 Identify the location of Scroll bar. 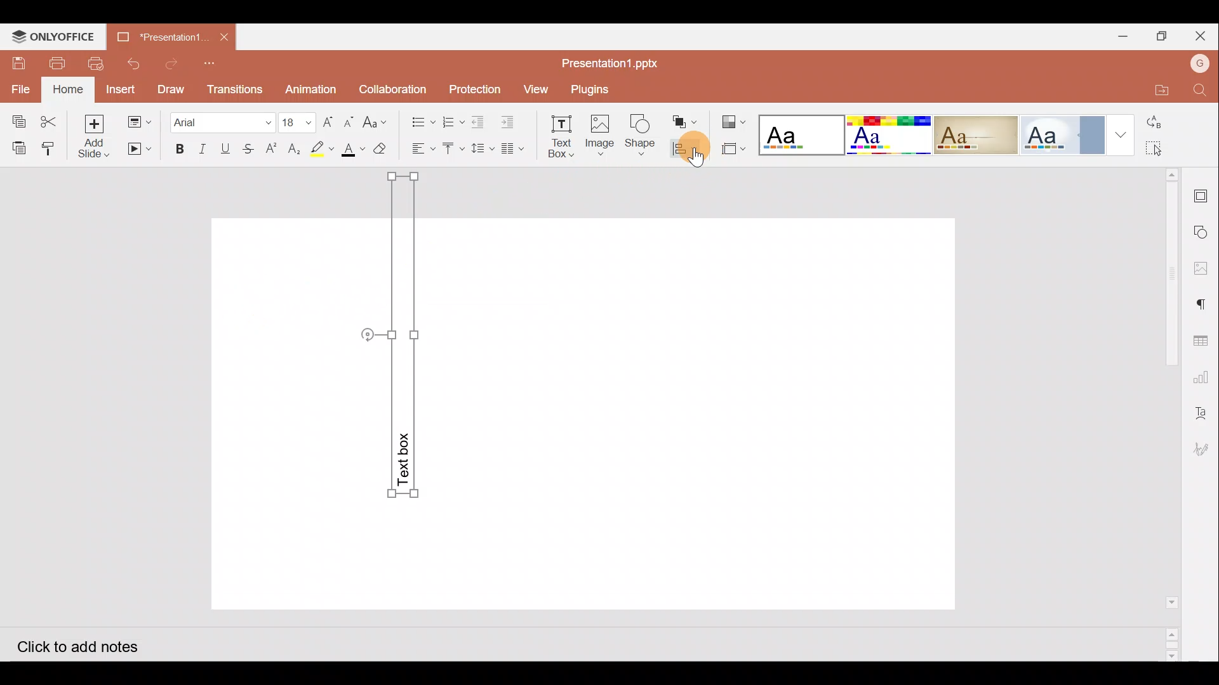
(1167, 414).